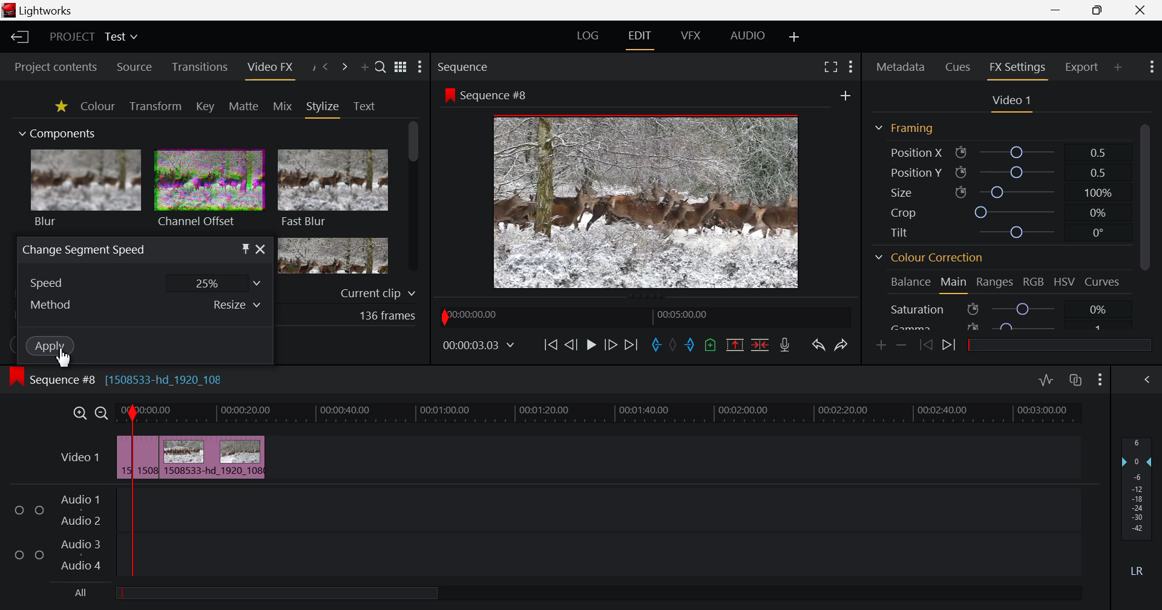 Image resolution: width=1162 pixels, height=610 pixels. I want to click on Add Layout, so click(793, 37).